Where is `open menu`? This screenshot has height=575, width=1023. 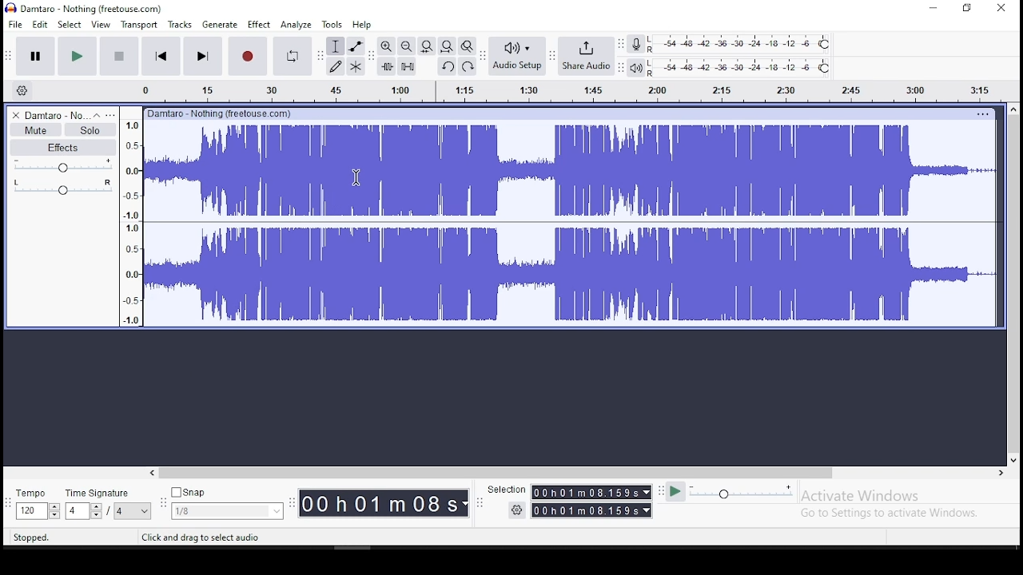
open menu is located at coordinates (113, 113).